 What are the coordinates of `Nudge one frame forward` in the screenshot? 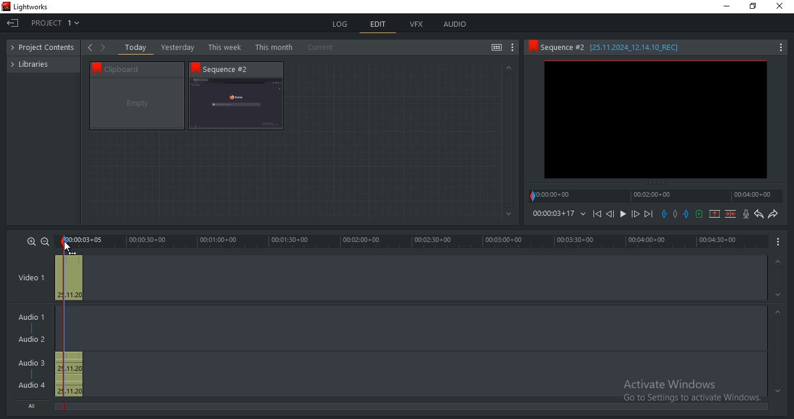 It's located at (634, 214).